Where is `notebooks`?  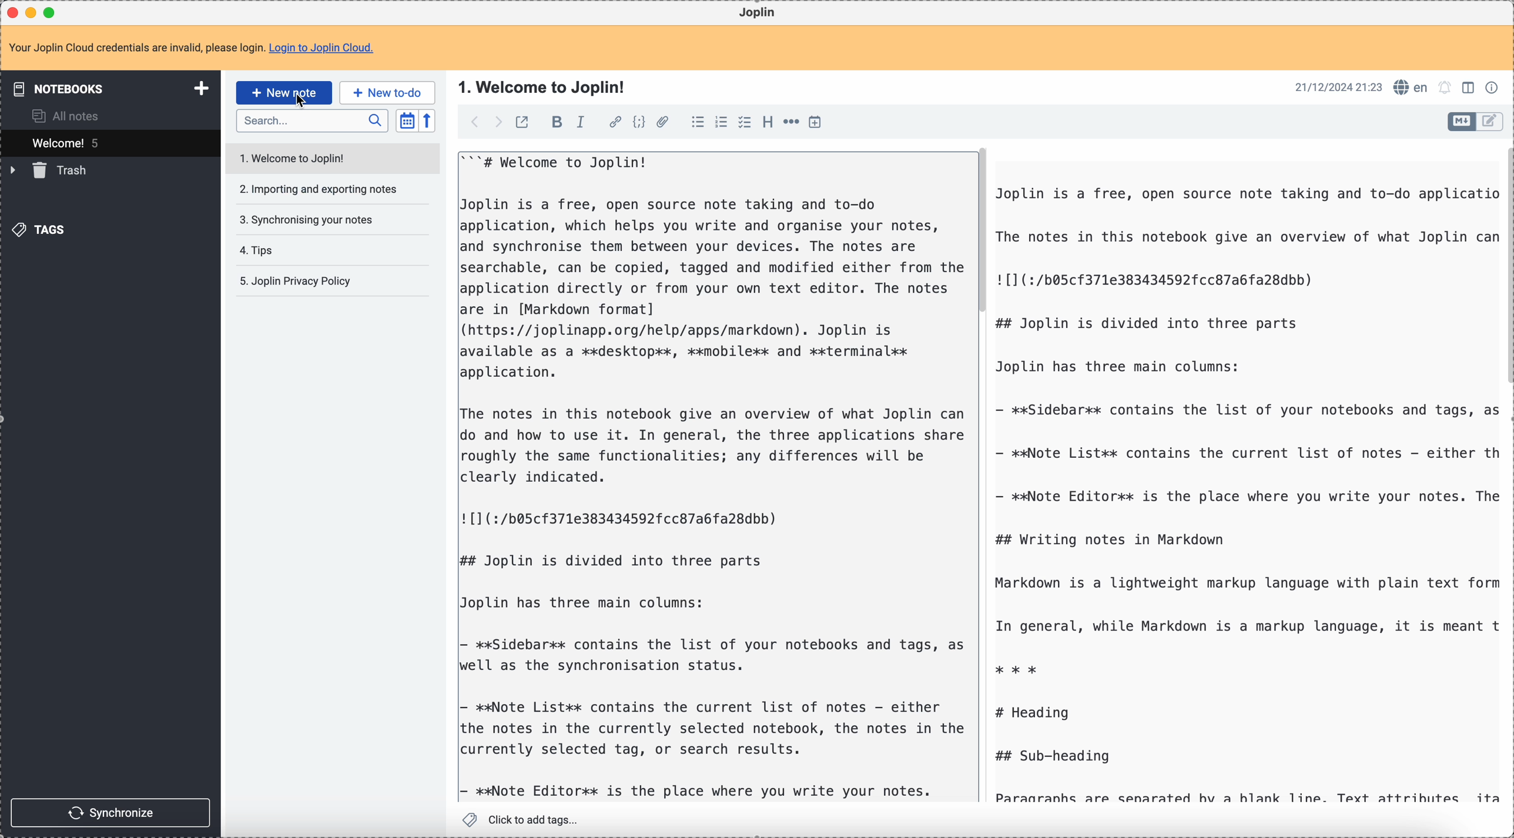 notebooks is located at coordinates (113, 88).